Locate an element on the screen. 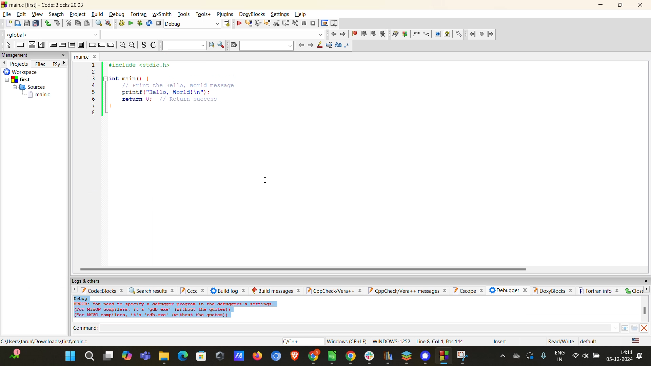 The height and width of the screenshot is (366, 651). clear is located at coordinates (234, 45).